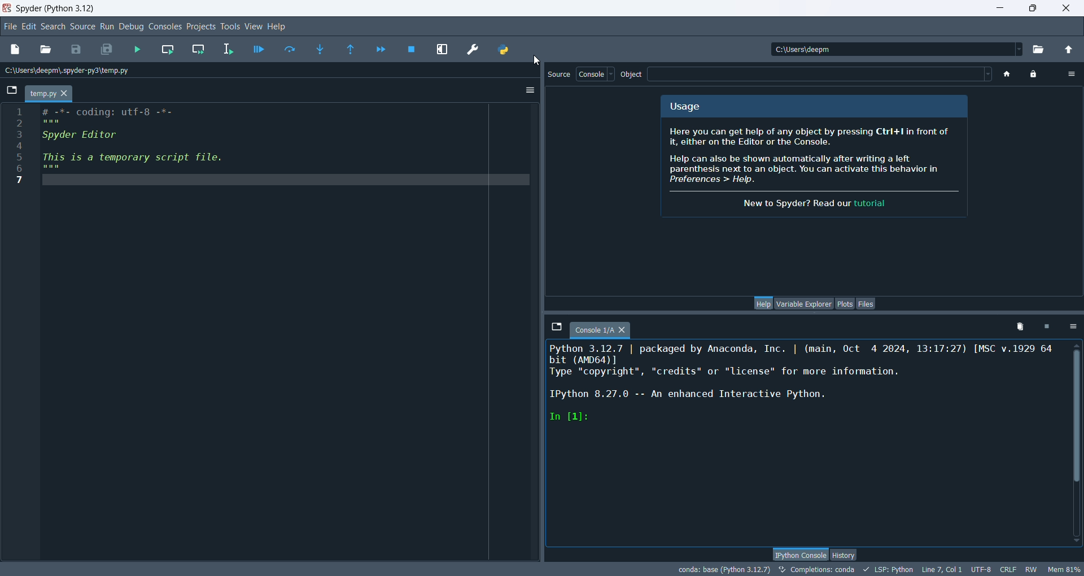 The image size is (1084, 576). What do you see at coordinates (144, 145) in the screenshot?
I see `editor pane code` at bounding box center [144, 145].